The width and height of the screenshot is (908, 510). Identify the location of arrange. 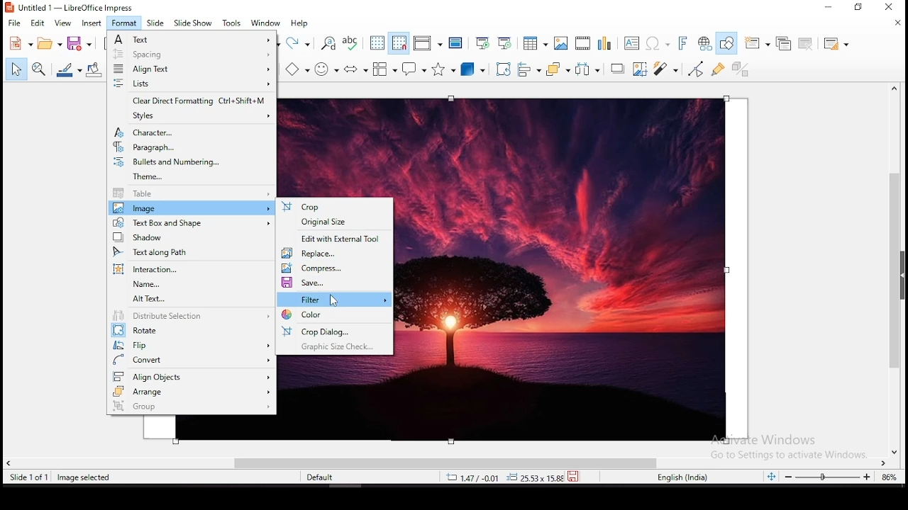
(192, 392).